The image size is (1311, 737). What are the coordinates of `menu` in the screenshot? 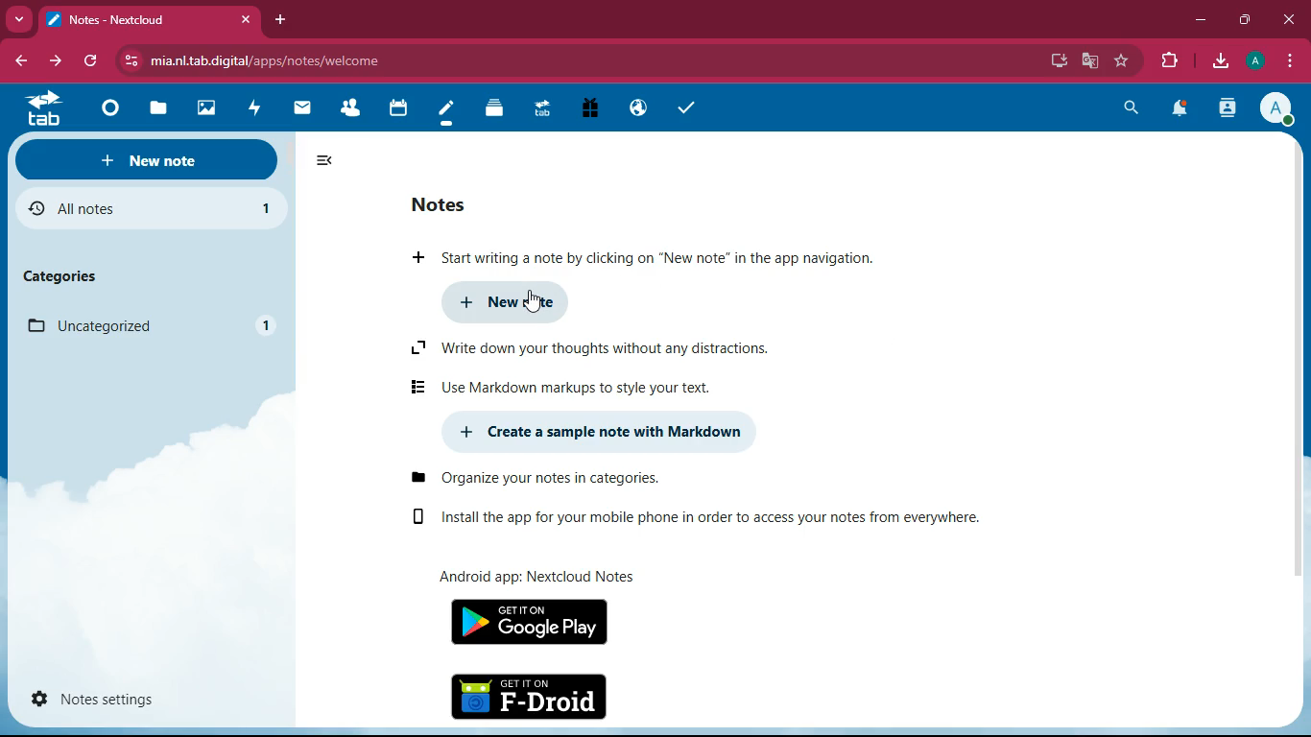 It's located at (1286, 59).